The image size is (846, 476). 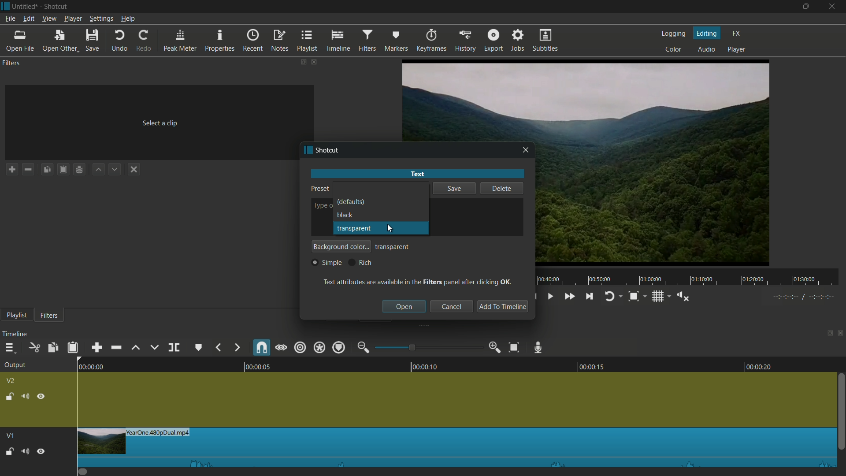 I want to click on record audio, so click(x=539, y=346).